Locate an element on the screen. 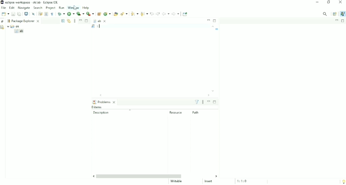  New Java Package is located at coordinates (99, 14).